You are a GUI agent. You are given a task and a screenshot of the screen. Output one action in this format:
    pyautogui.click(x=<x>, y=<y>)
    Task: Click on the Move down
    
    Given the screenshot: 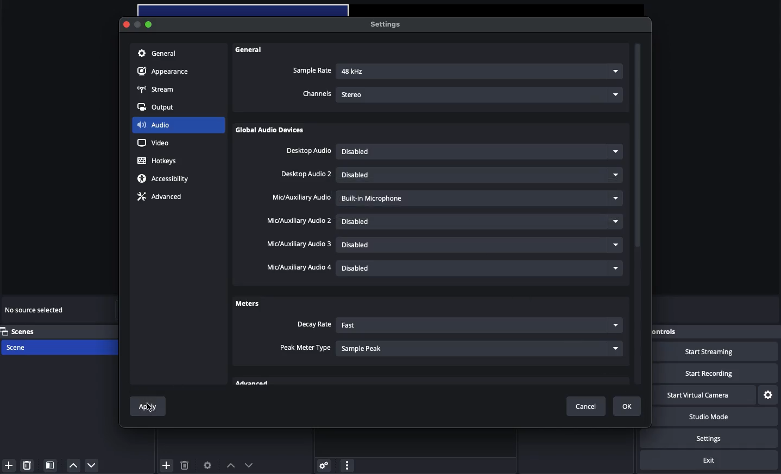 What is the action you would take?
    pyautogui.click(x=249, y=465)
    